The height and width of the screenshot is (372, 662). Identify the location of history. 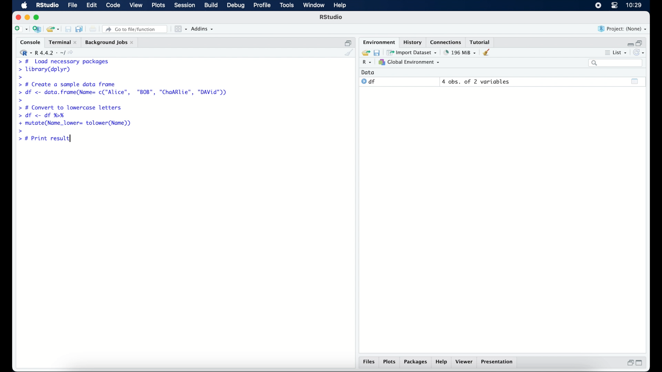
(412, 42).